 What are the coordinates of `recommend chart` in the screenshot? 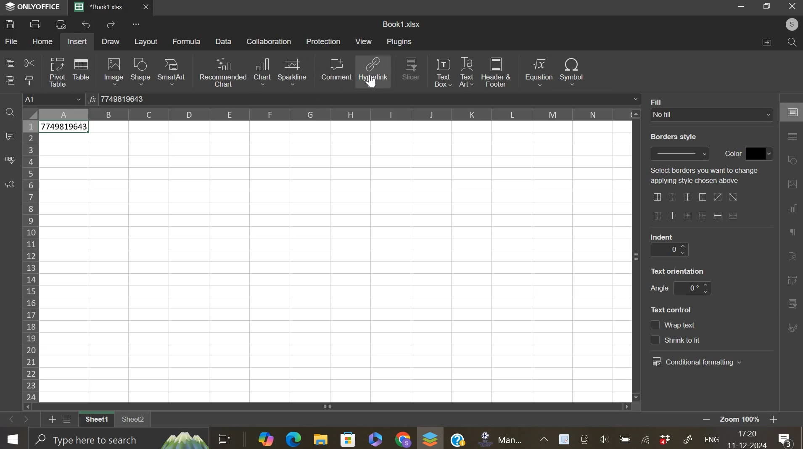 It's located at (223, 71).